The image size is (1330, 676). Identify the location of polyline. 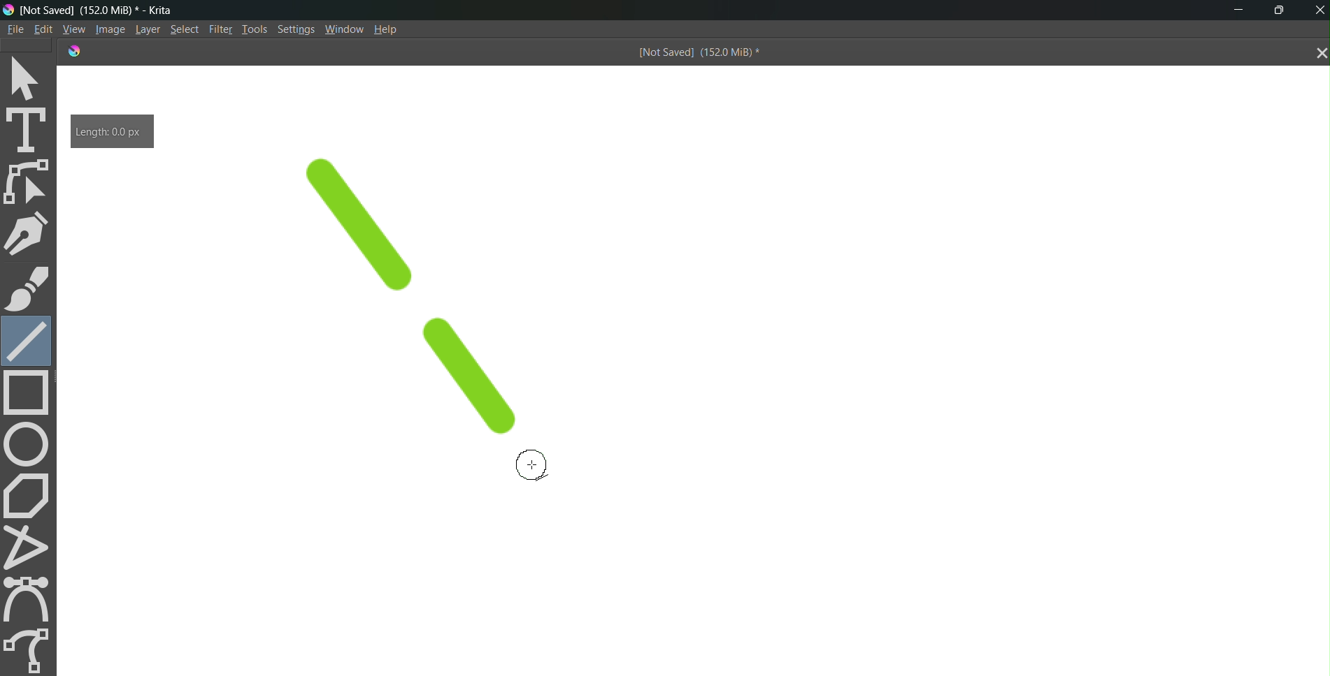
(31, 547).